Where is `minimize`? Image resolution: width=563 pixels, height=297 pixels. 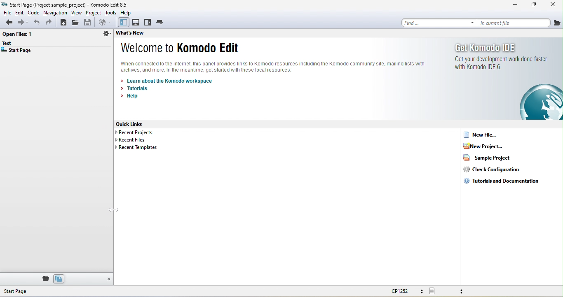
minimize is located at coordinates (516, 6).